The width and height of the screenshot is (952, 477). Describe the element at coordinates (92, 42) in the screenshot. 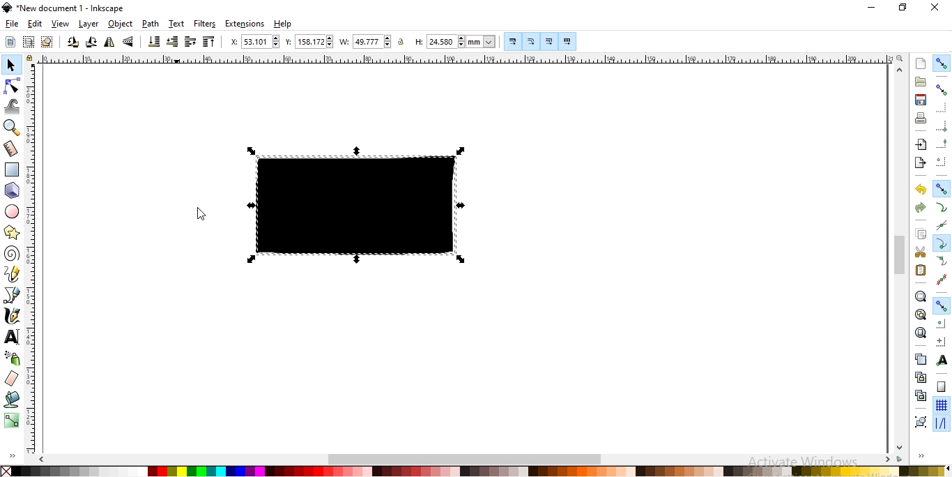

I see `rotation selection 90 clockwise` at that location.